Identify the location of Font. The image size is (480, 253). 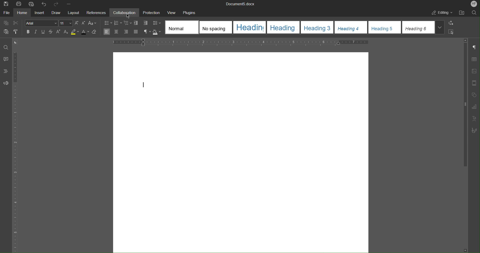
(40, 23).